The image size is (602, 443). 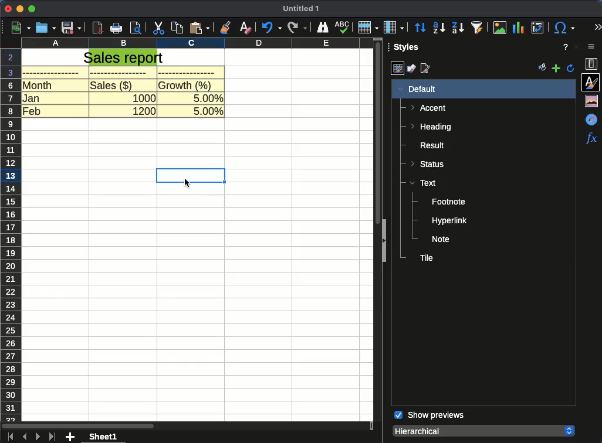 I want to click on add, so click(x=71, y=437).